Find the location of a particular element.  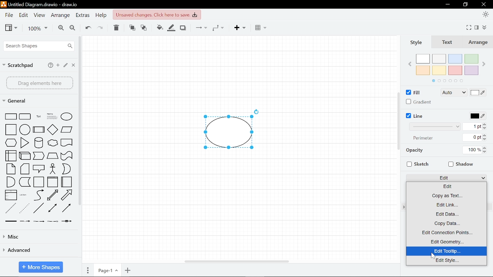

Appearence is located at coordinates (486, 15).